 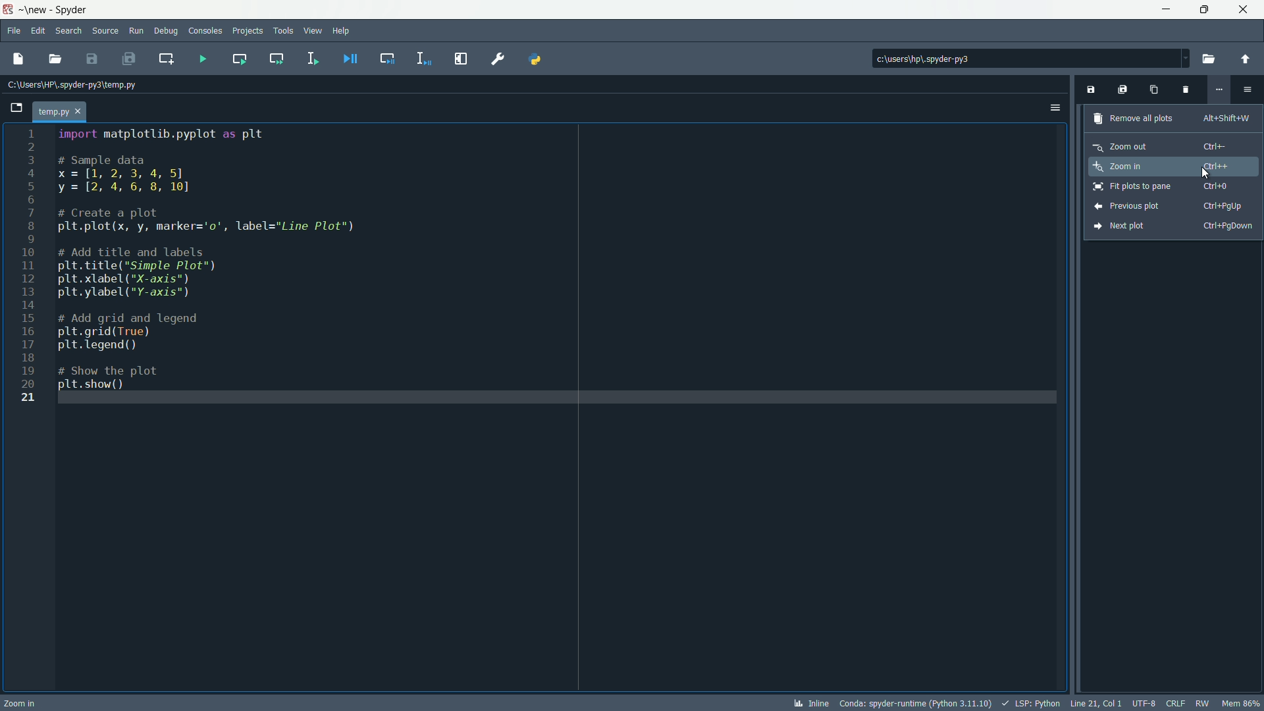 I want to click on options, so click(x=1248, y=89).